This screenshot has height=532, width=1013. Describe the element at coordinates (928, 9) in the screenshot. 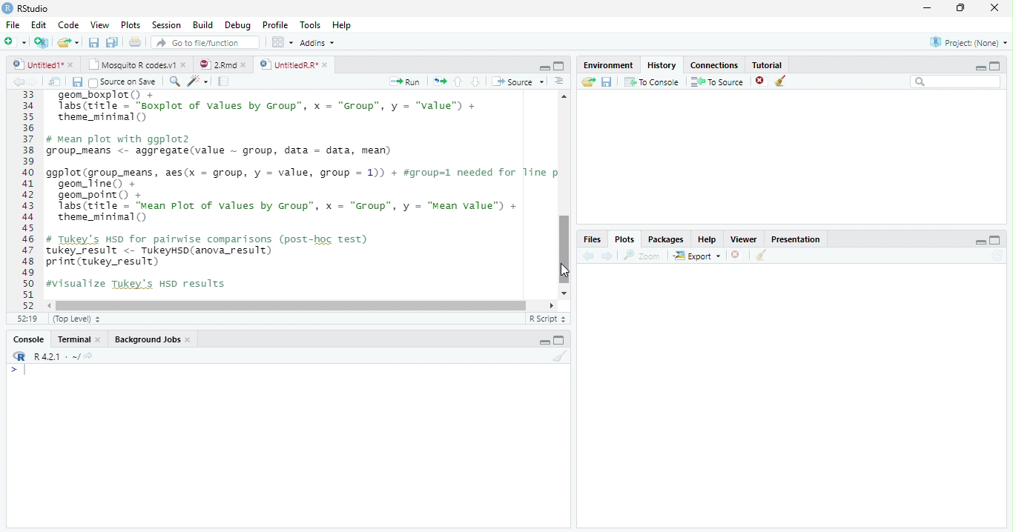

I see `Minimize` at that location.